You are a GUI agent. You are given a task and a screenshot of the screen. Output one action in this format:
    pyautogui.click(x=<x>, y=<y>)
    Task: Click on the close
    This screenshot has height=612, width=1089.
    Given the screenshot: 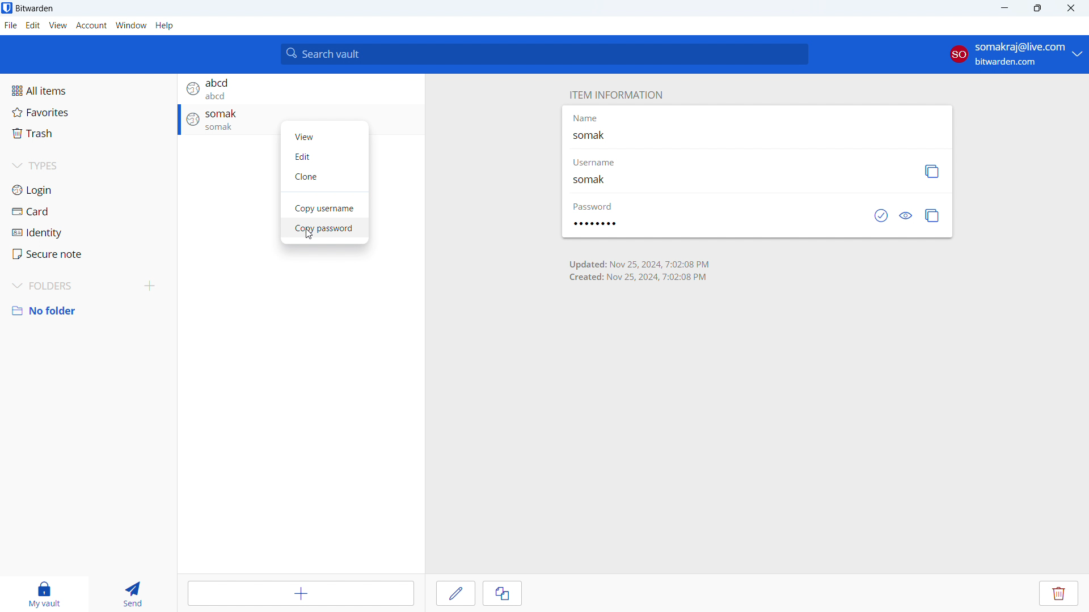 What is the action you would take?
    pyautogui.click(x=1071, y=8)
    